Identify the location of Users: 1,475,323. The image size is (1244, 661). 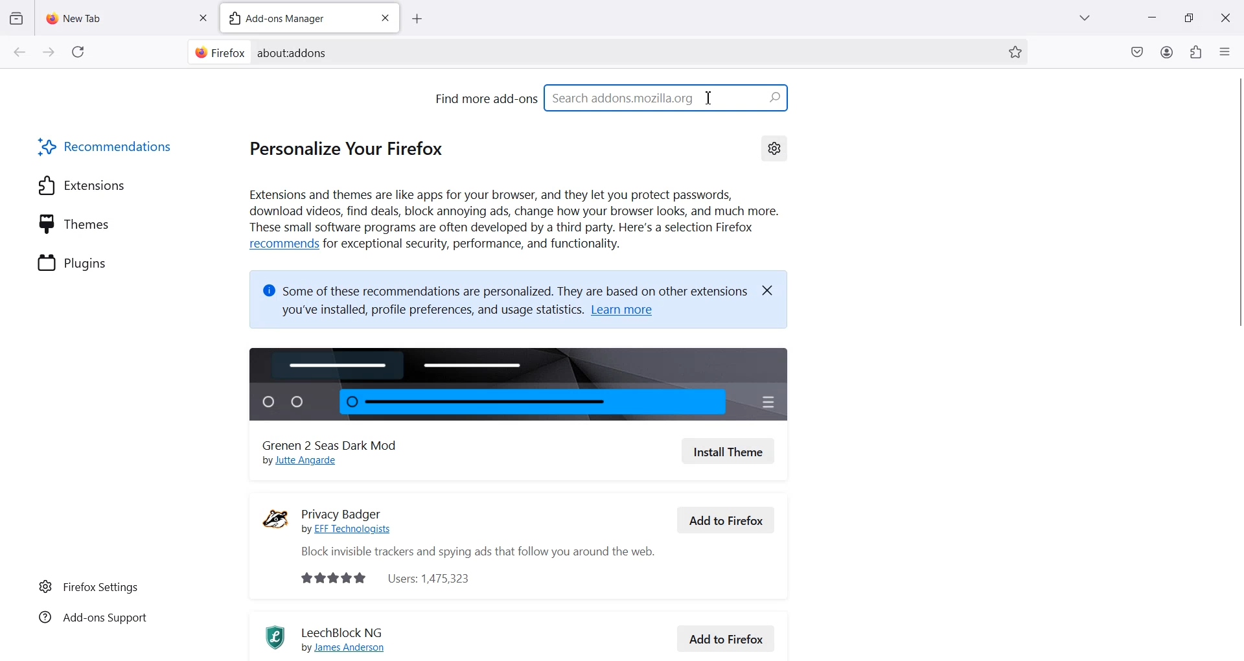
(436, 577).